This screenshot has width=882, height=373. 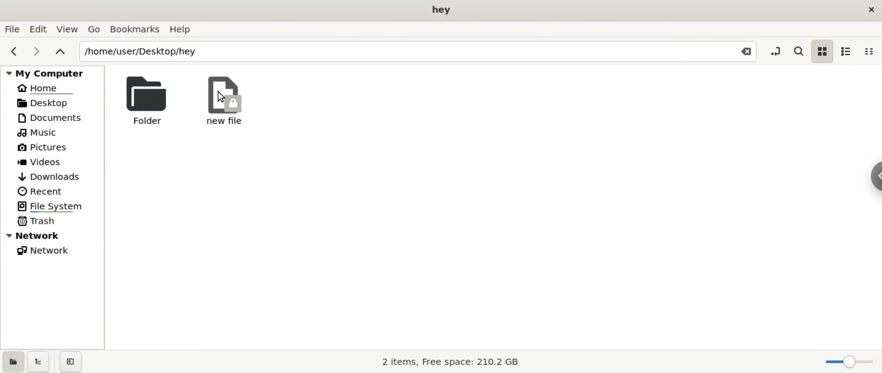 I want to click on File System, so click(x=54, y=206).